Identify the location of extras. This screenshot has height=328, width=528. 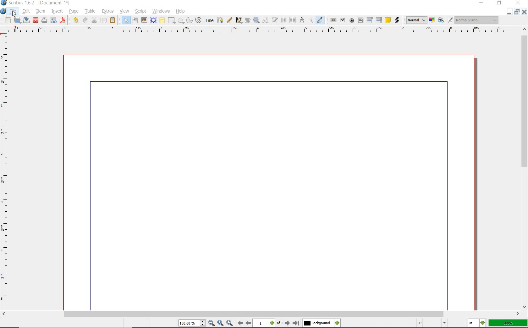
(109, 11).